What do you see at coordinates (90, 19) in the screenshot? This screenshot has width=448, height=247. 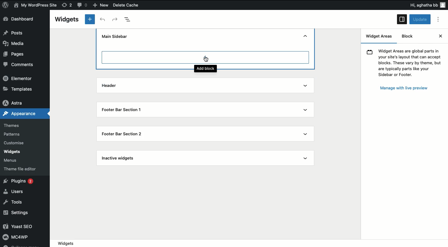 I see `New tab` at bounding box center [90, 19].